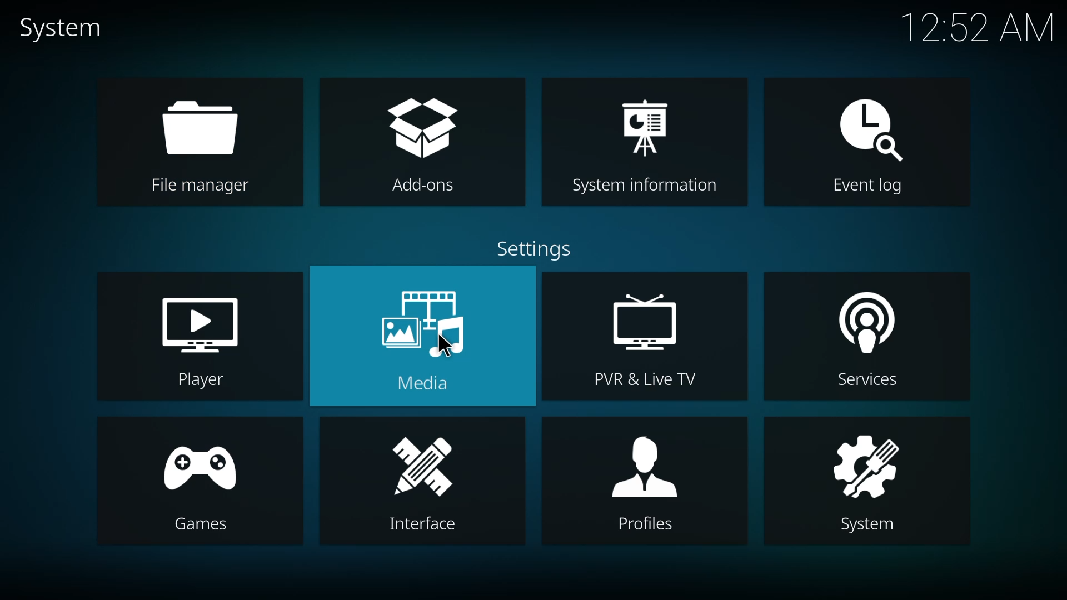  I want to click on Media, so click(422, 386).